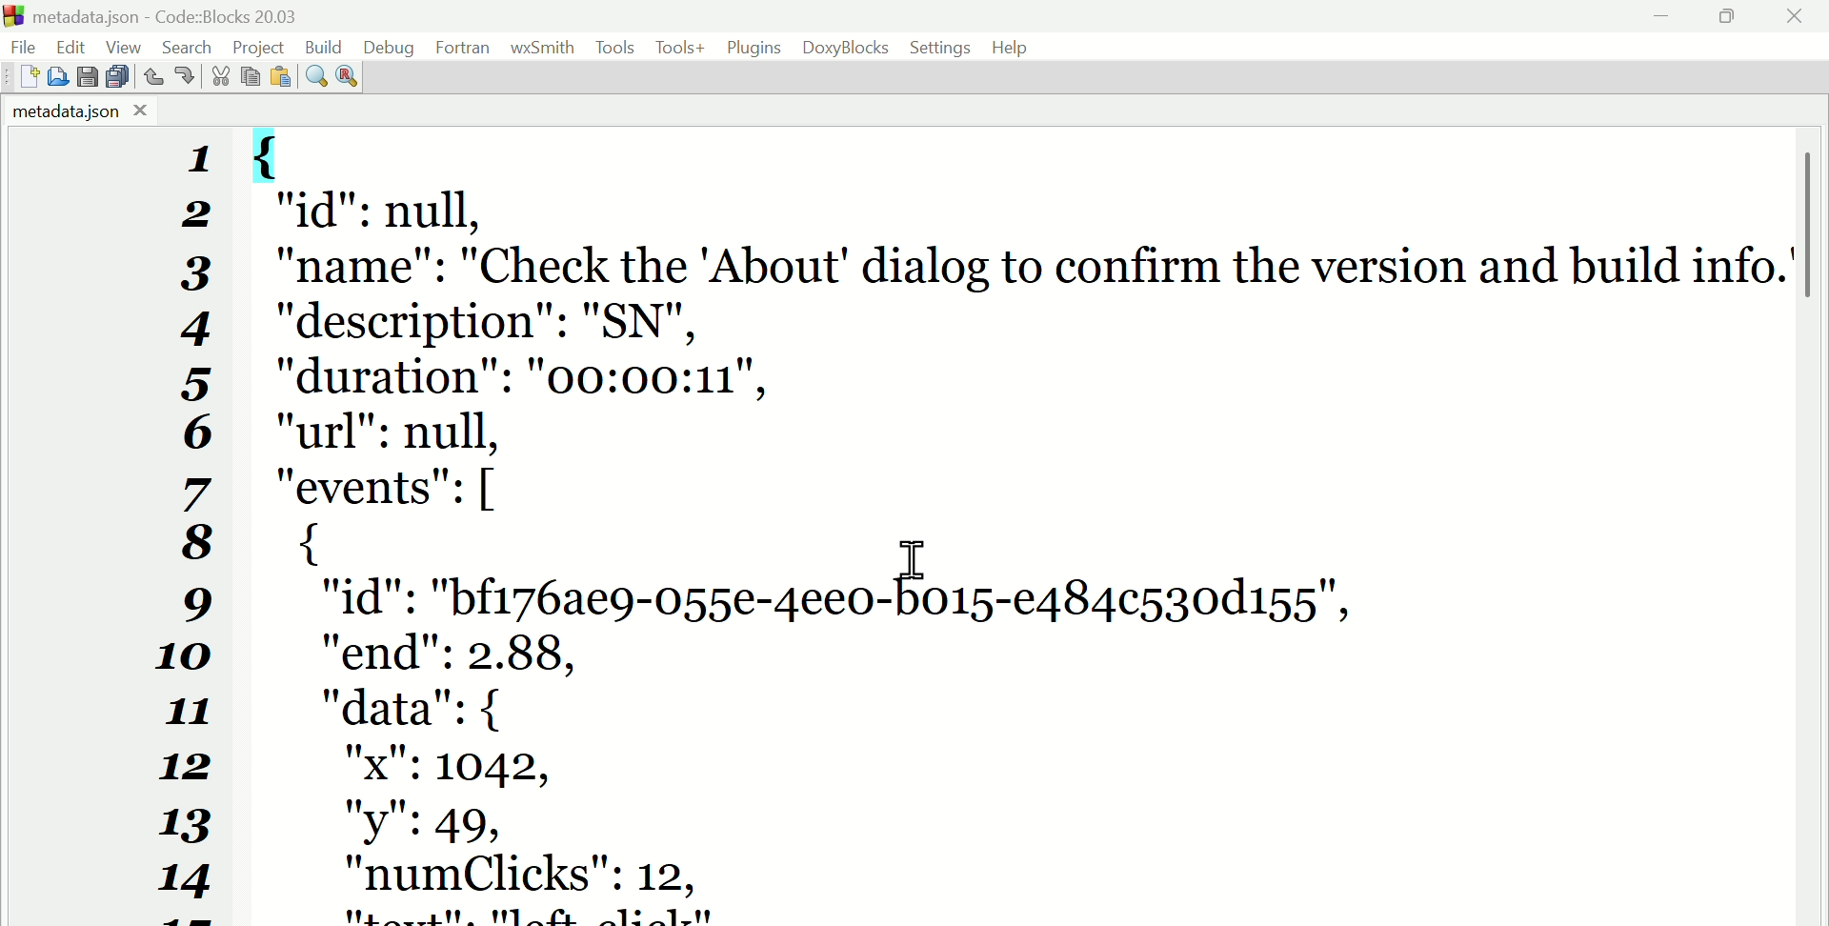 The height and width of the screenshot is (926, 1829). Describe the element at coordinates (388, 44) in the screenshot. I see `Debug` at that location.